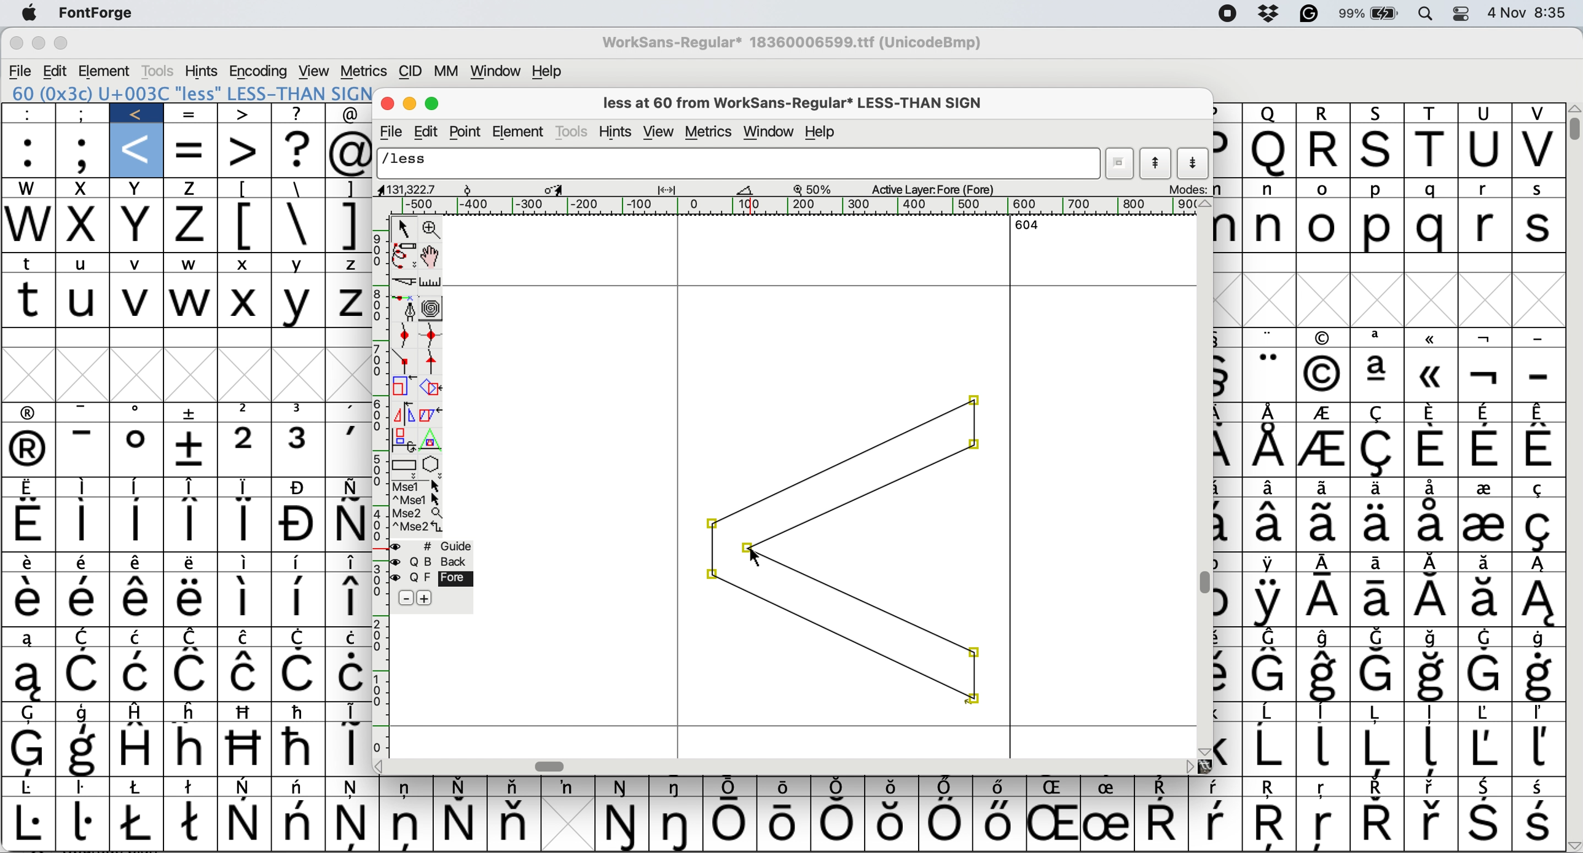  What do you see at coordinates (519, 785) in the screenshot?
I see `Symbol` at bounding box center [519, 785].